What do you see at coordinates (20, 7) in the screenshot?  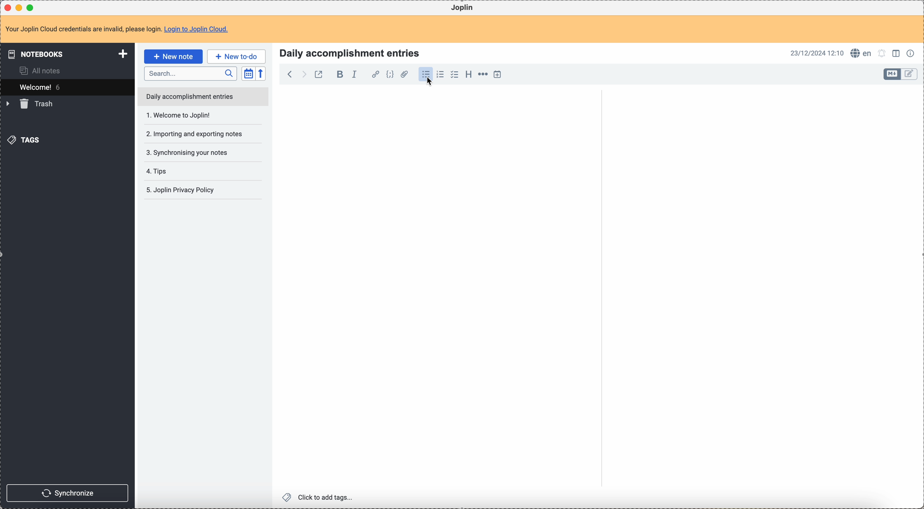 I see `minimize` at bounding box center [20, 7].